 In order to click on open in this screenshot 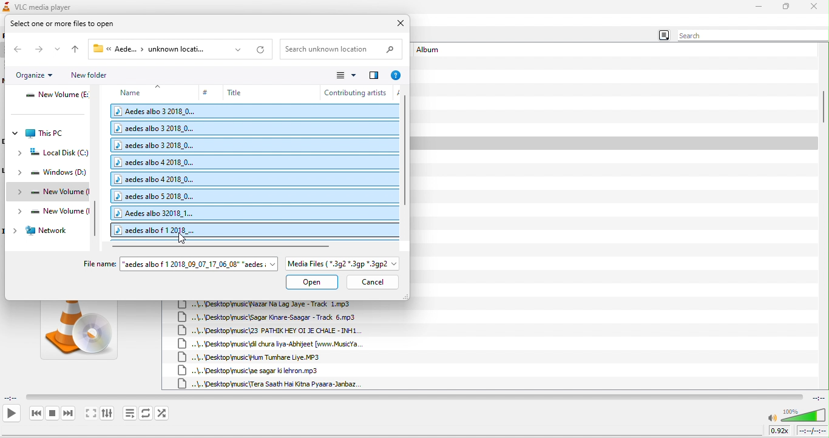, I will do `click(312, 283)`.